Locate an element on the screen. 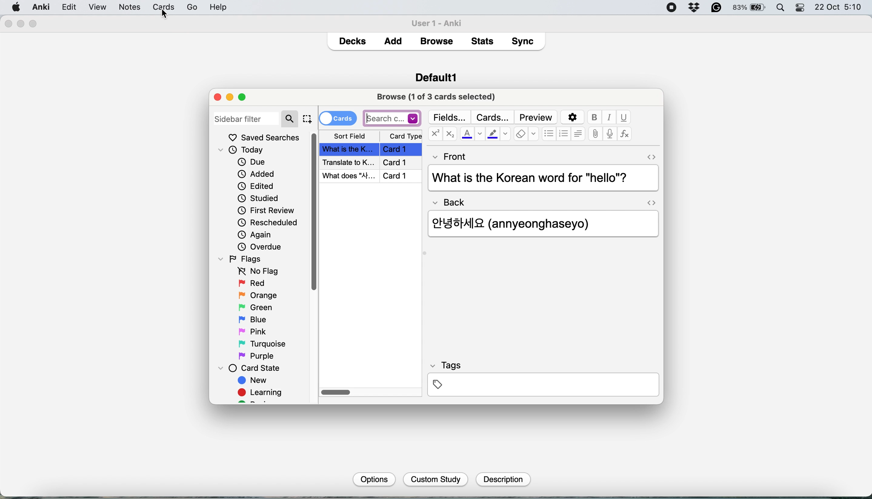  tools is located at coordinates (152, 7).